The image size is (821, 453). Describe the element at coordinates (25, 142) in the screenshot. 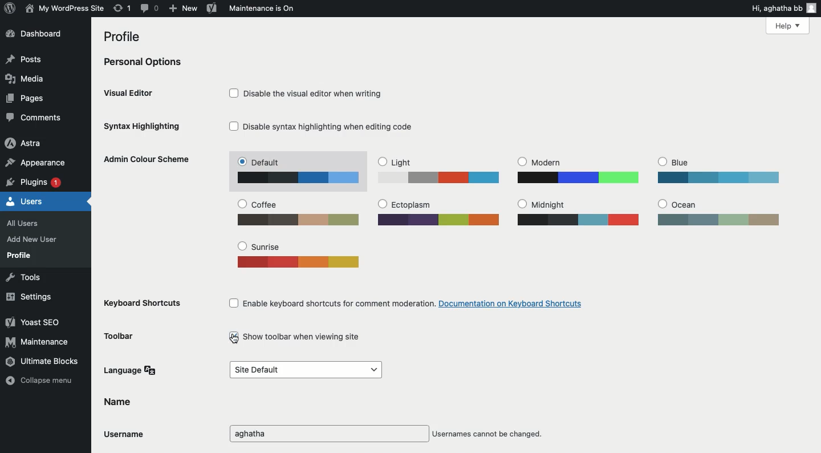

I see `Astra` at that location.